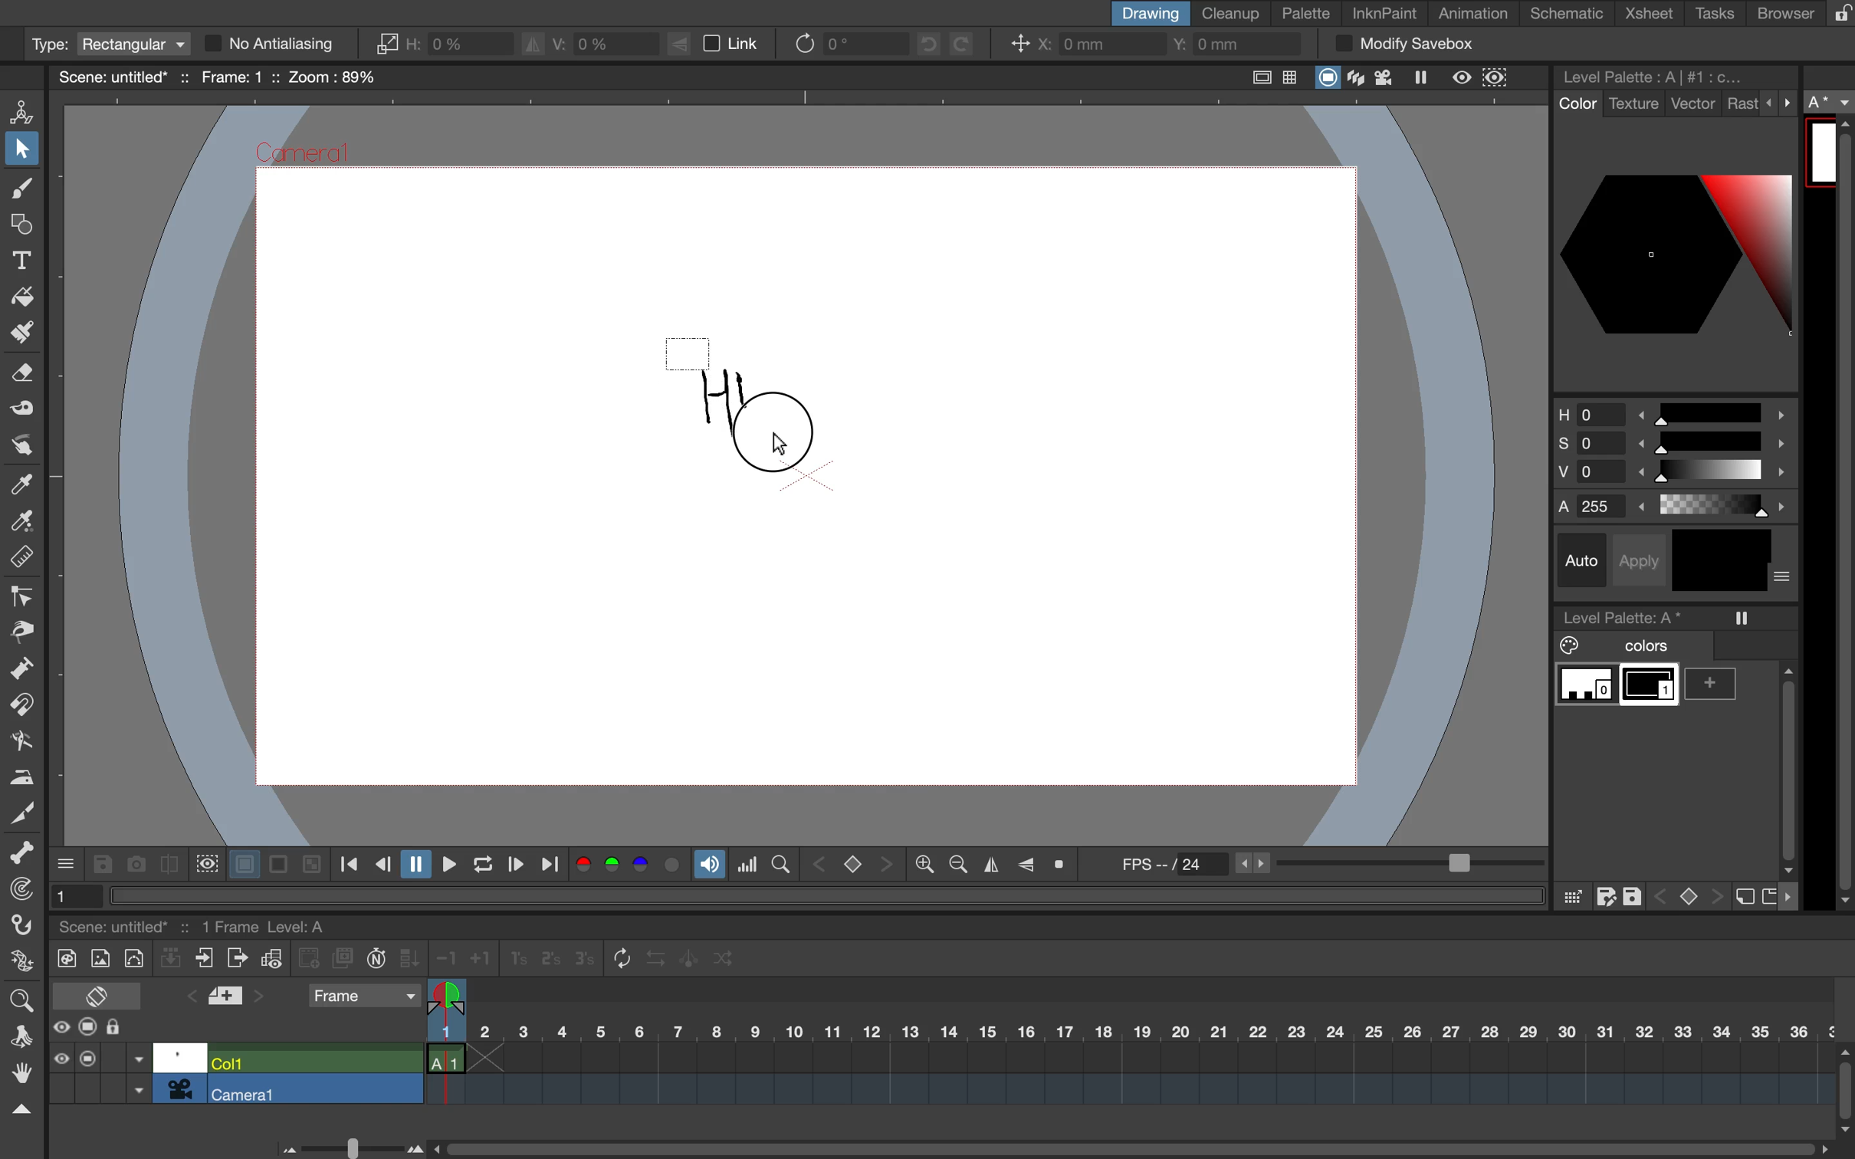  I want to click on switch between keys, so click(852, 863).